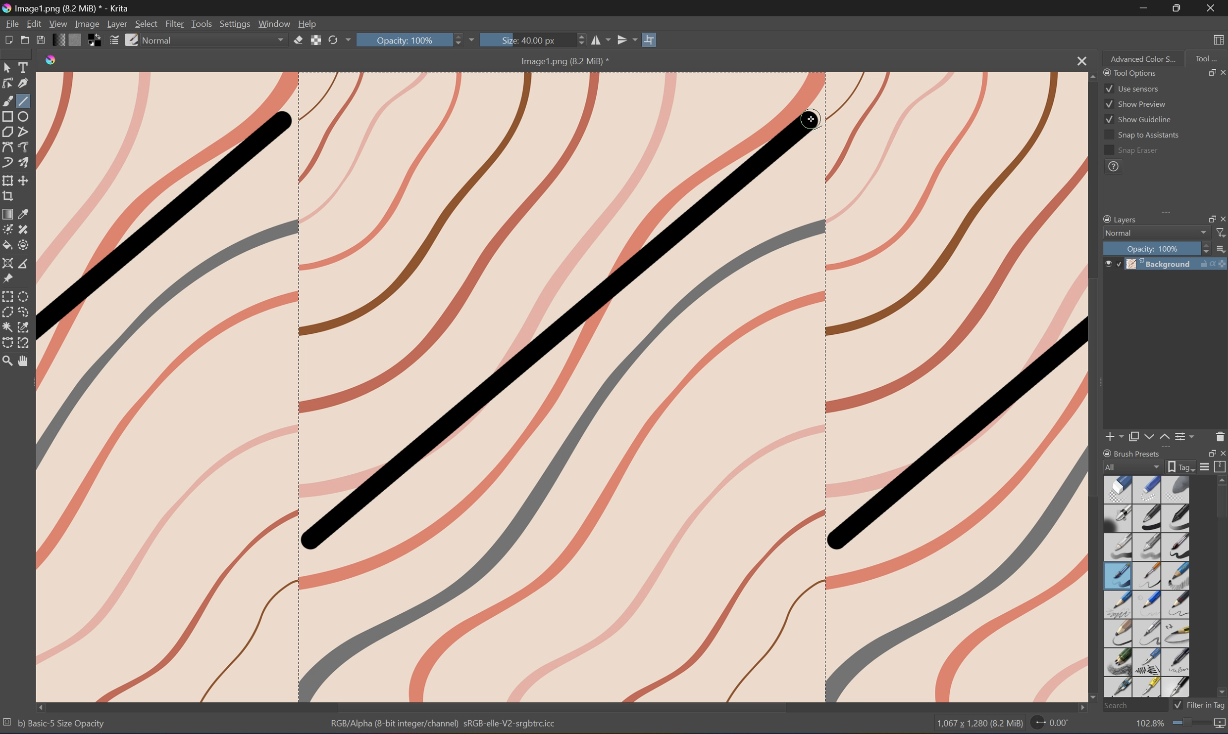  Describe the element at coordinates (1220, 436) in the screenshot. I see `Delete` at that location.